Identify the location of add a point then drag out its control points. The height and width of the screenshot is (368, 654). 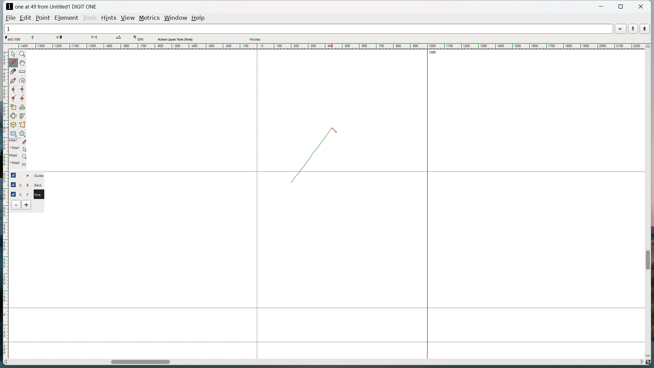
(13, 80).